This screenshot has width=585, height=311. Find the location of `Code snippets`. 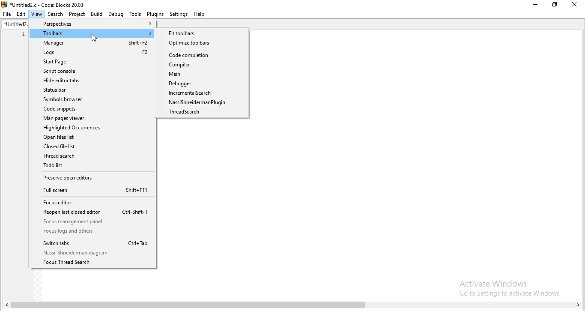

Code snippets is located at coordinates (90, 109).